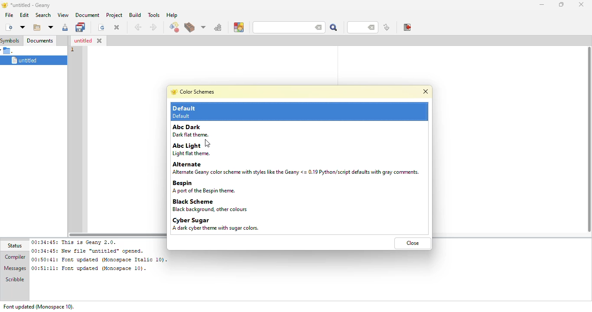  Describe the element at coordinates (36, 27) in the screenshot. I see `open existing` at that location.